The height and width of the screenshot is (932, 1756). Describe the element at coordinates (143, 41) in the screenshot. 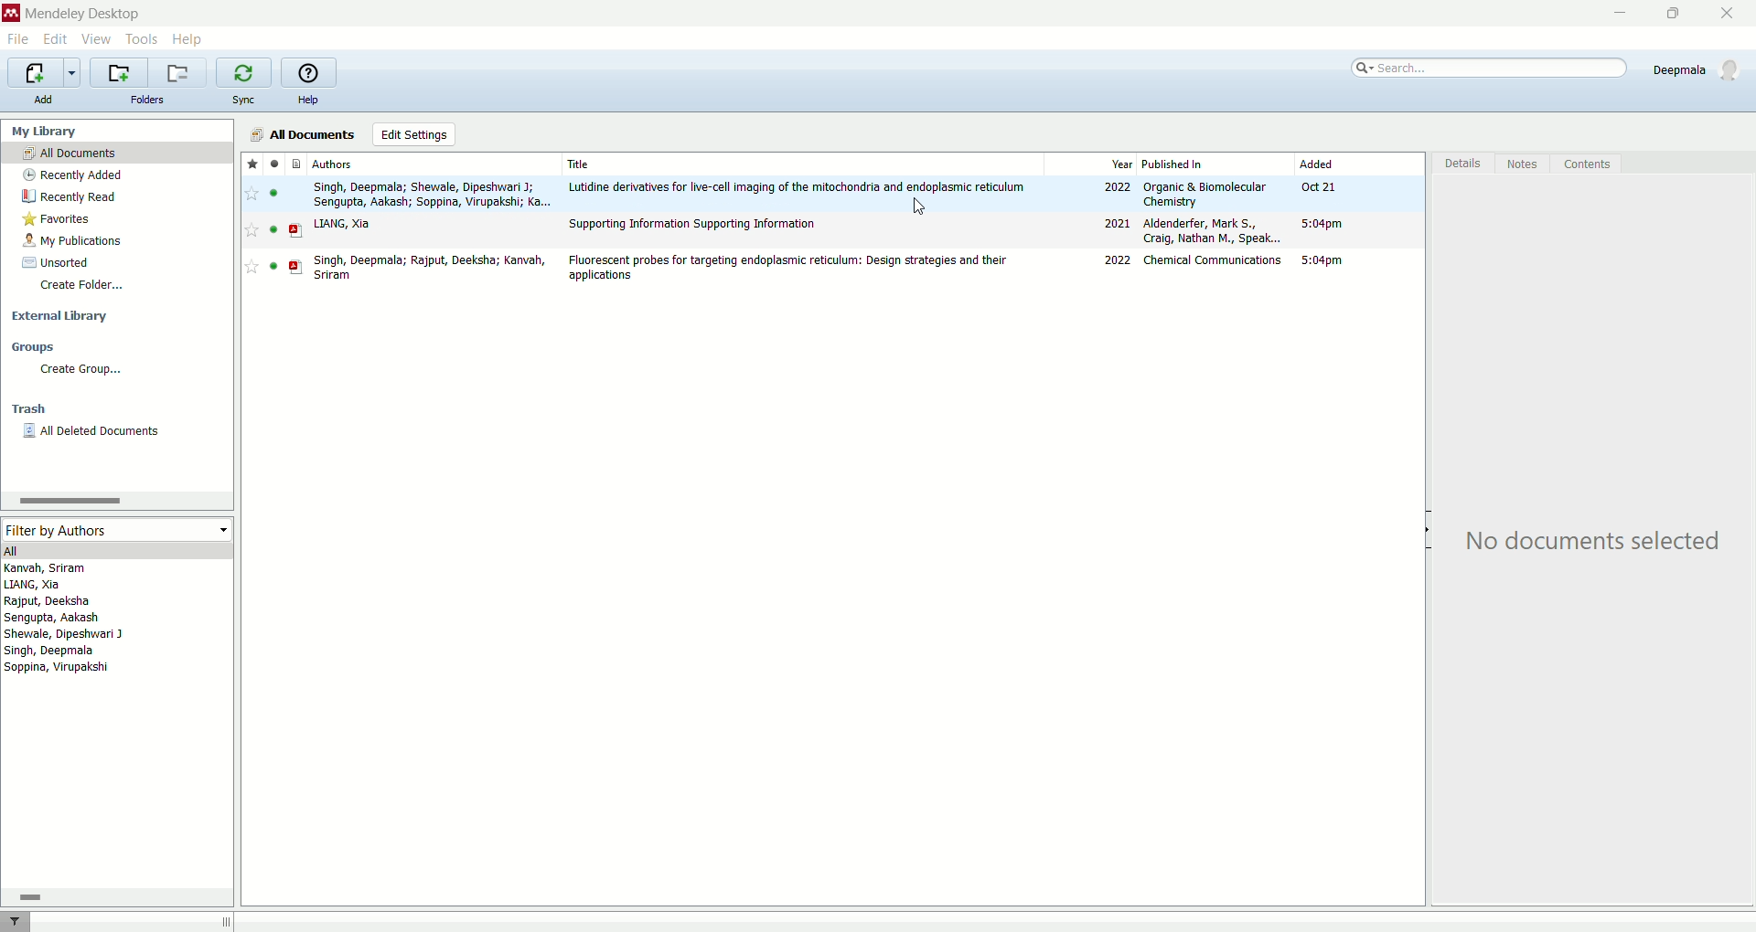

I see `tools` at that location.